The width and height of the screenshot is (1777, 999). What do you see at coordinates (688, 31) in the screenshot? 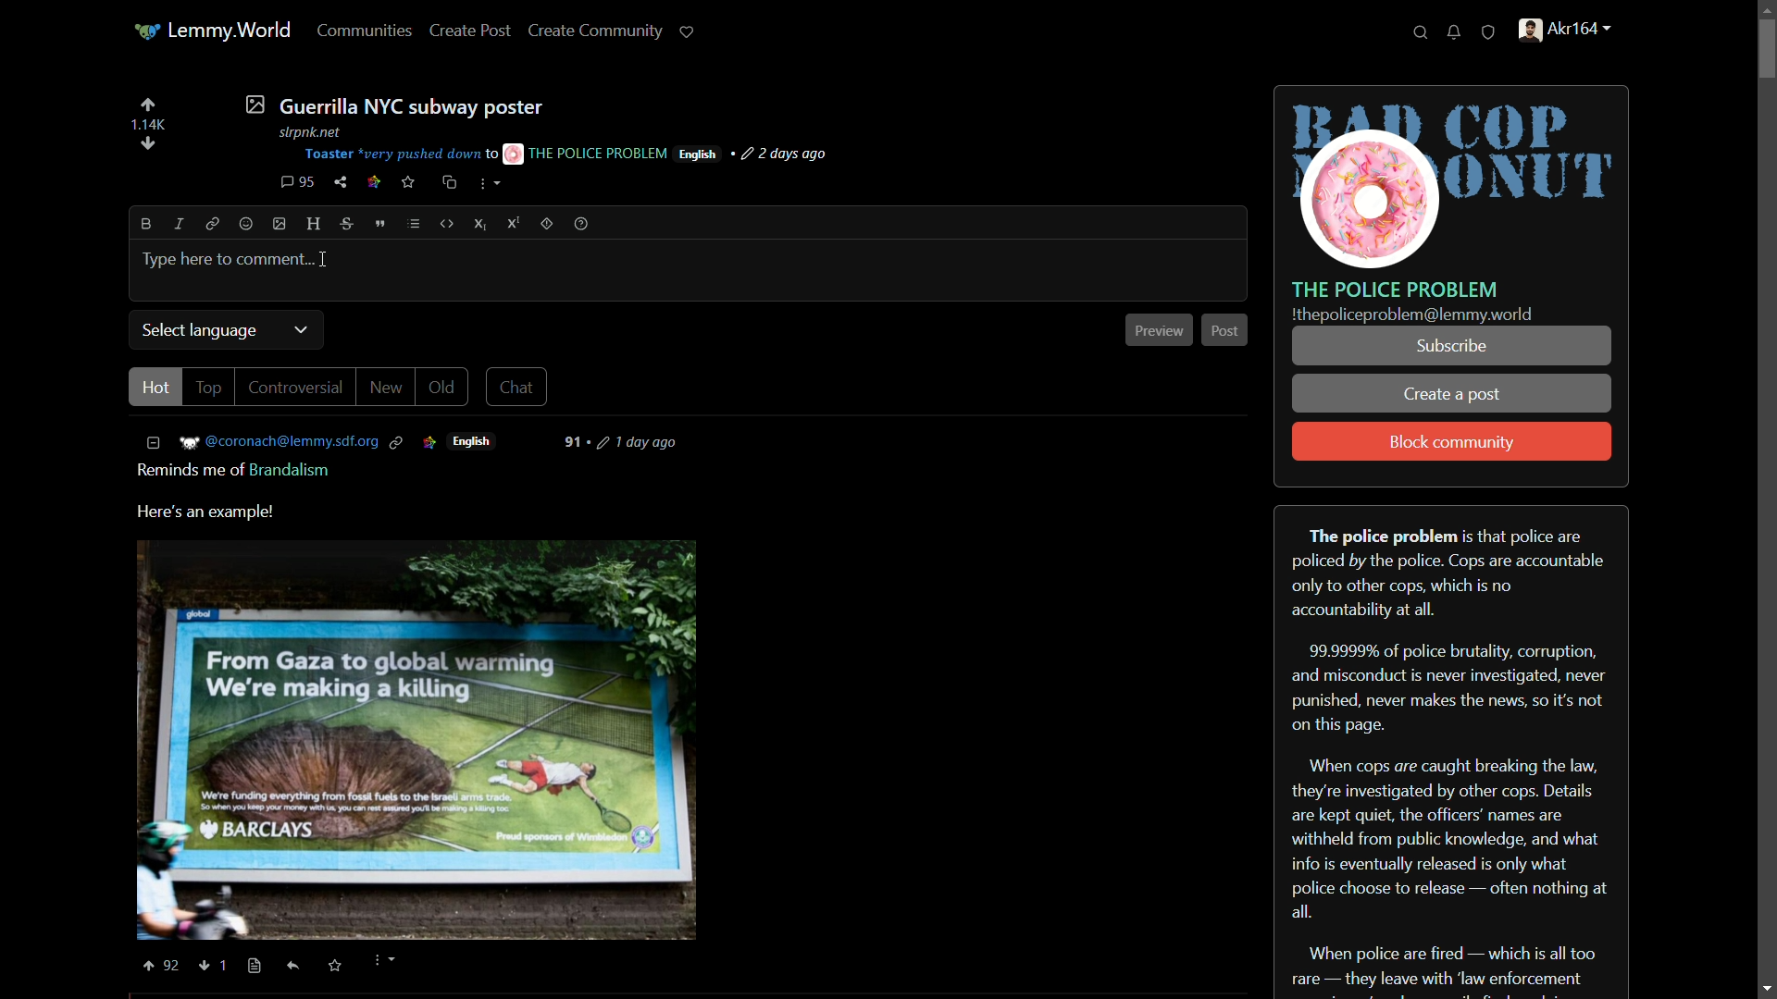
I see `support lemmy.world` at bounding box center [688, 31].